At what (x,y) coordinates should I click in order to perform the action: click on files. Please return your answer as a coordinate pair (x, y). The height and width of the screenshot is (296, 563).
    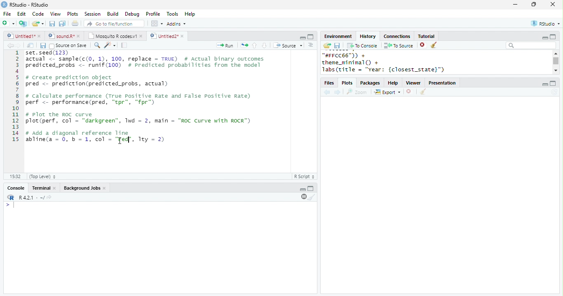
    Looking at the image, I should click on (330, 83).